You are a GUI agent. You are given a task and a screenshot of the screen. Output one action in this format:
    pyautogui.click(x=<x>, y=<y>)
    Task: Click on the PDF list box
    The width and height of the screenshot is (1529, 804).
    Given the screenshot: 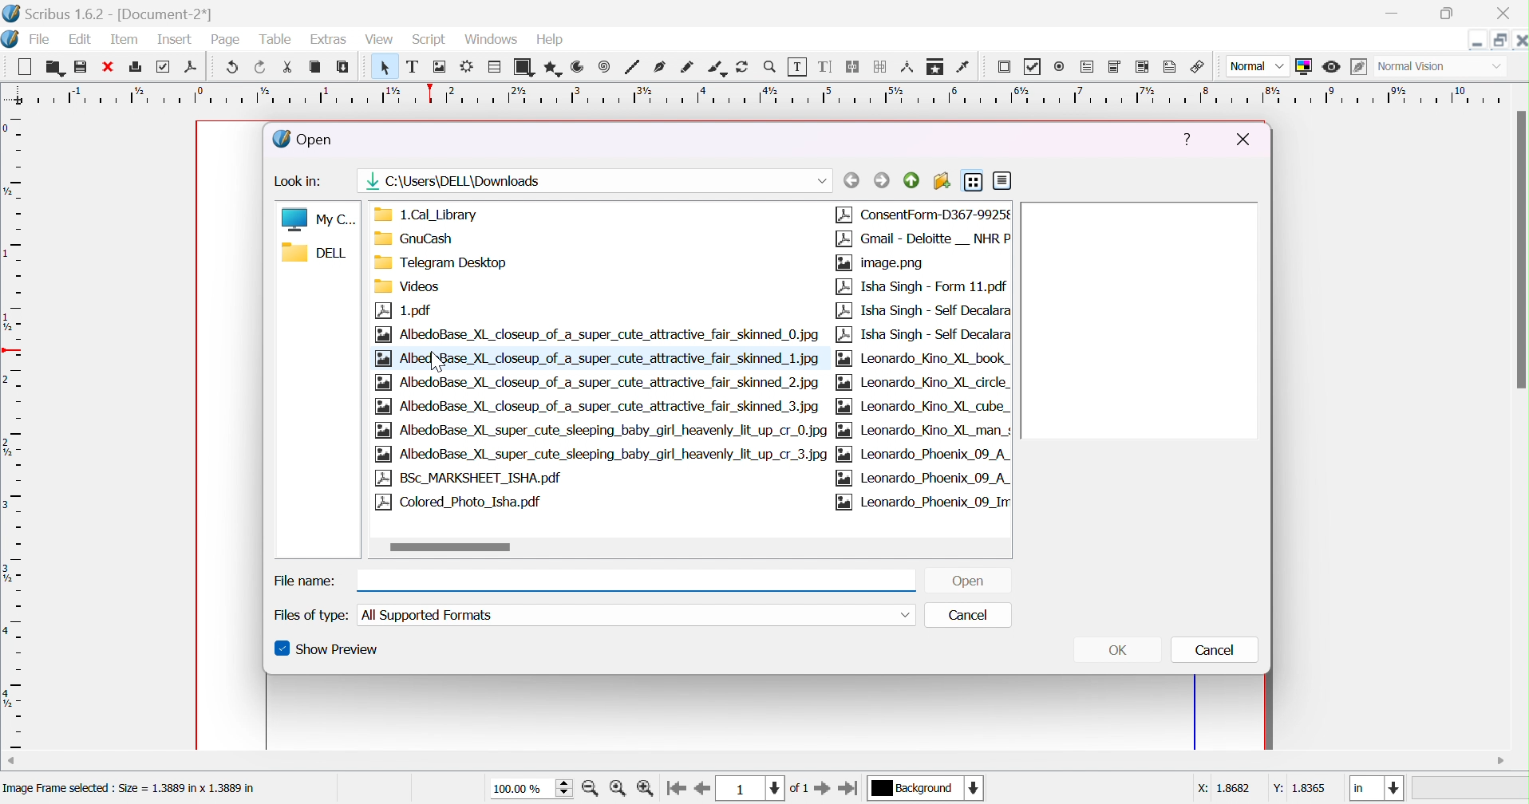 What is the action you would take?
    pyautogui.click(x=1140, y=65)
    